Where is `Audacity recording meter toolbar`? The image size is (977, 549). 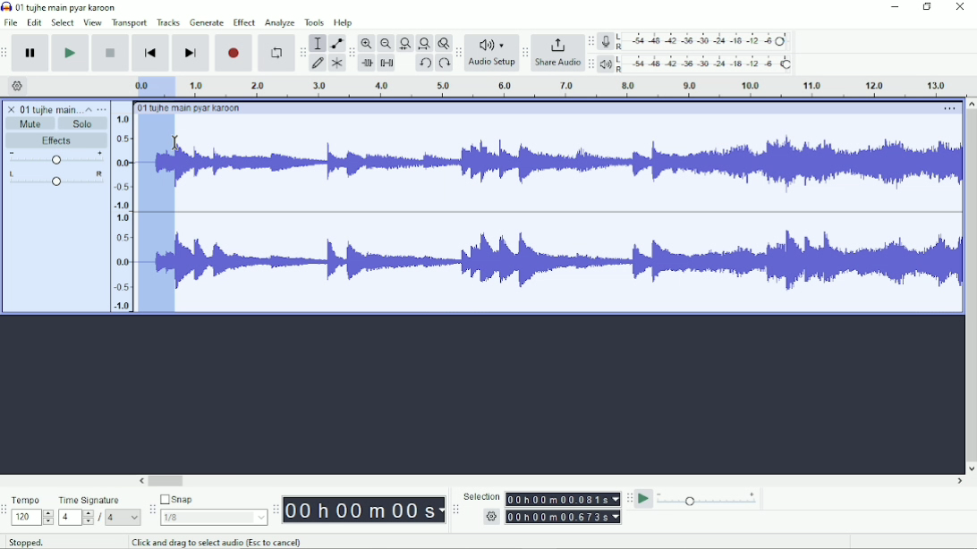
Audacity recording meter toolbar is located at coordinates (590, 42).